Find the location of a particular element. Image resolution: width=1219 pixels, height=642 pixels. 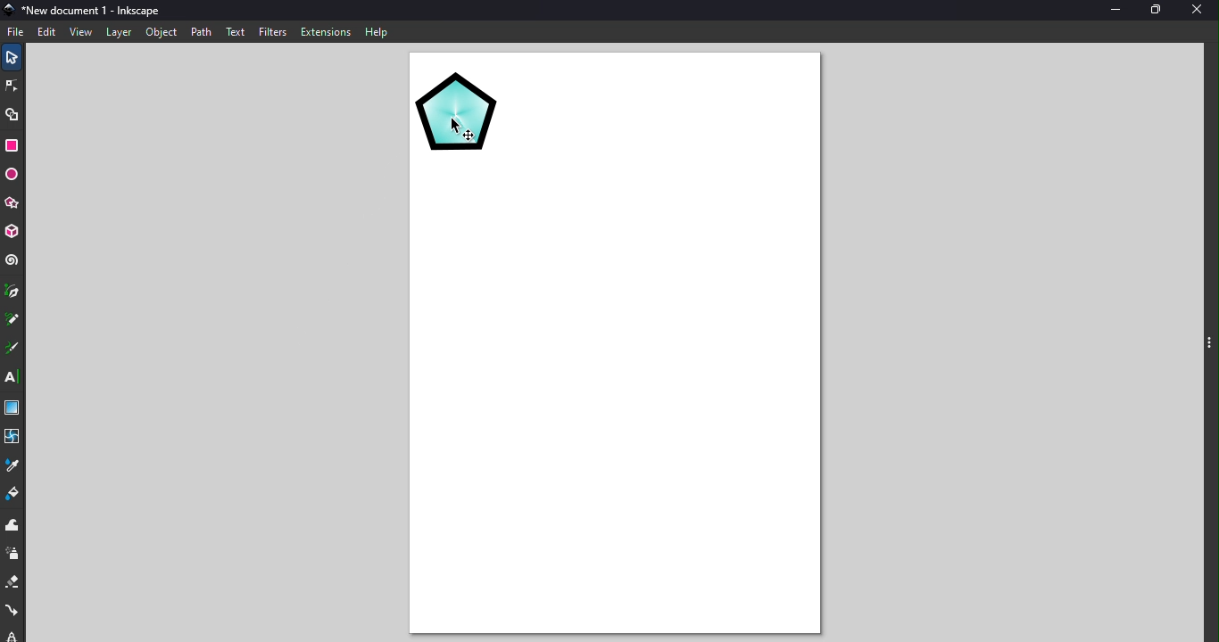

Help is located at coordinates (377, 31).